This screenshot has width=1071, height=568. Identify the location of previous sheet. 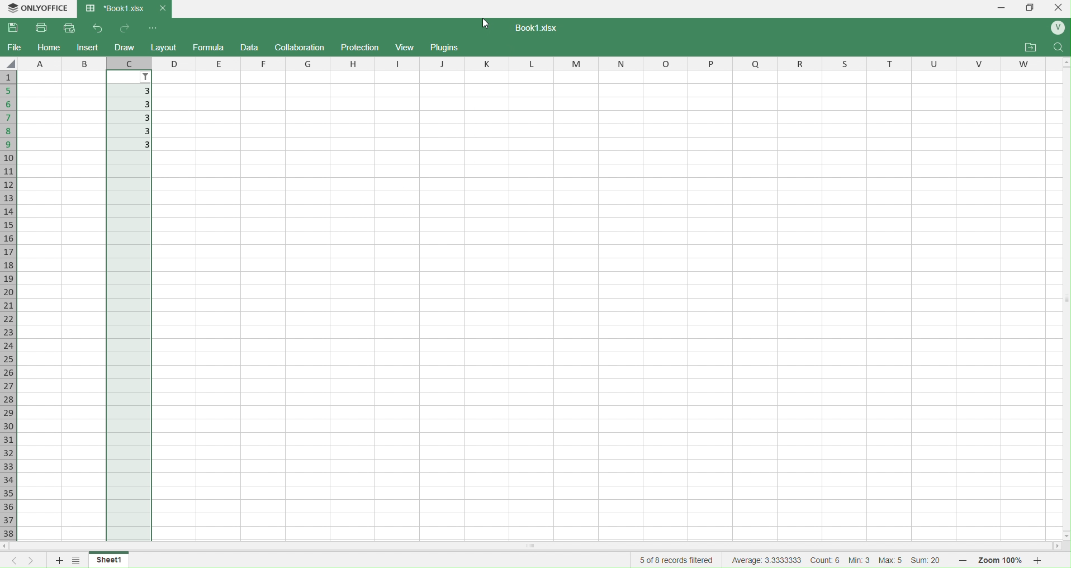
(16, 561).